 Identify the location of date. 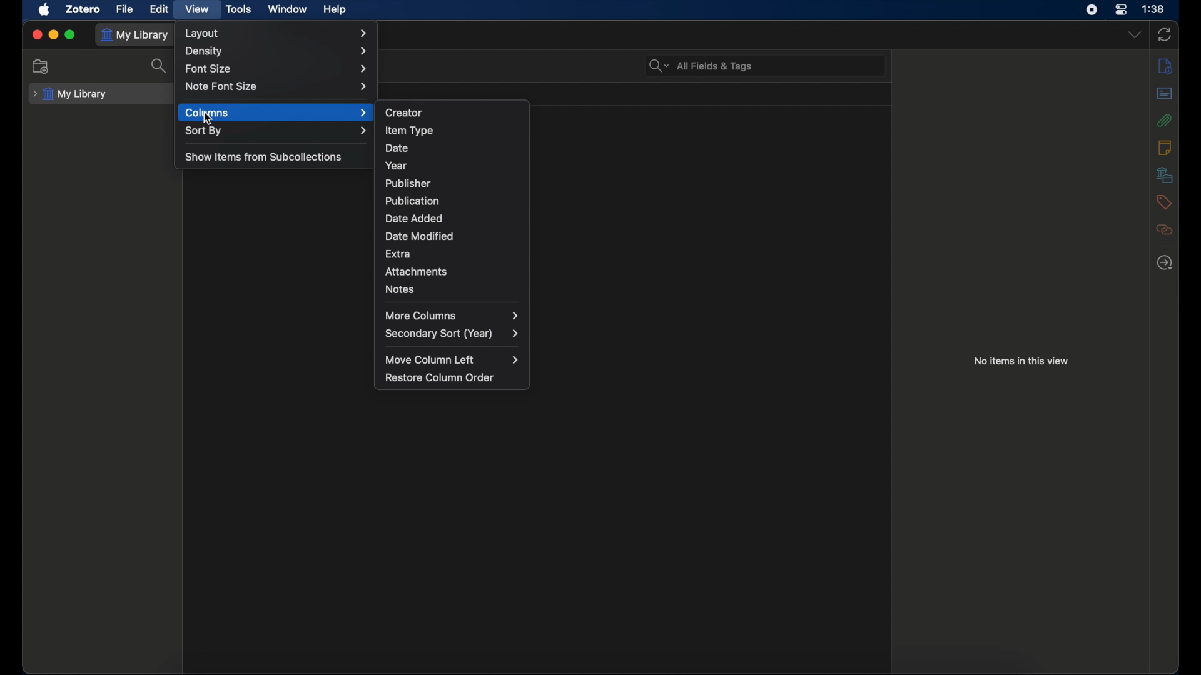
(398, 148).